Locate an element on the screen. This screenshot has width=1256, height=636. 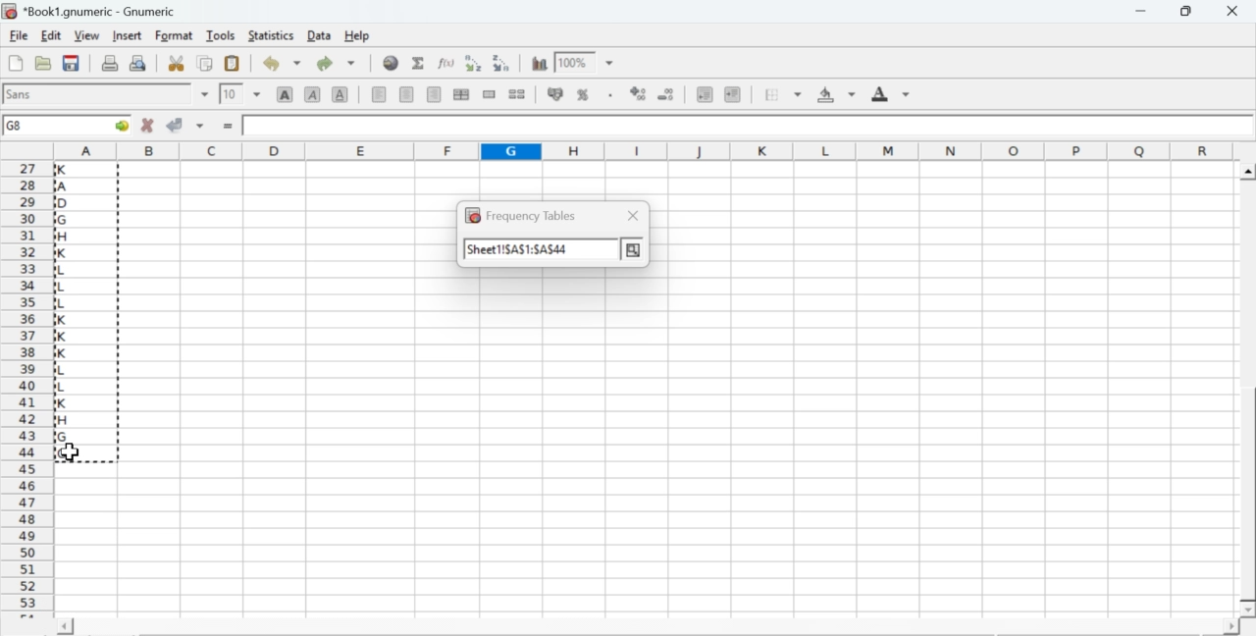
view is located at coordinates (86, 34).